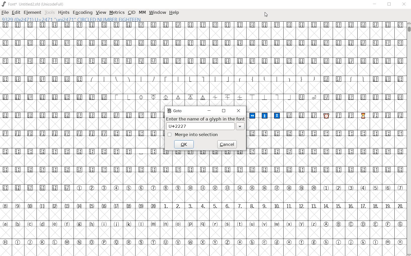 Image resolution: width=411 pixels, height=256 pixels. Describe the element at coordinates (131, 12) in the screenshot. I see `cid` at that location.